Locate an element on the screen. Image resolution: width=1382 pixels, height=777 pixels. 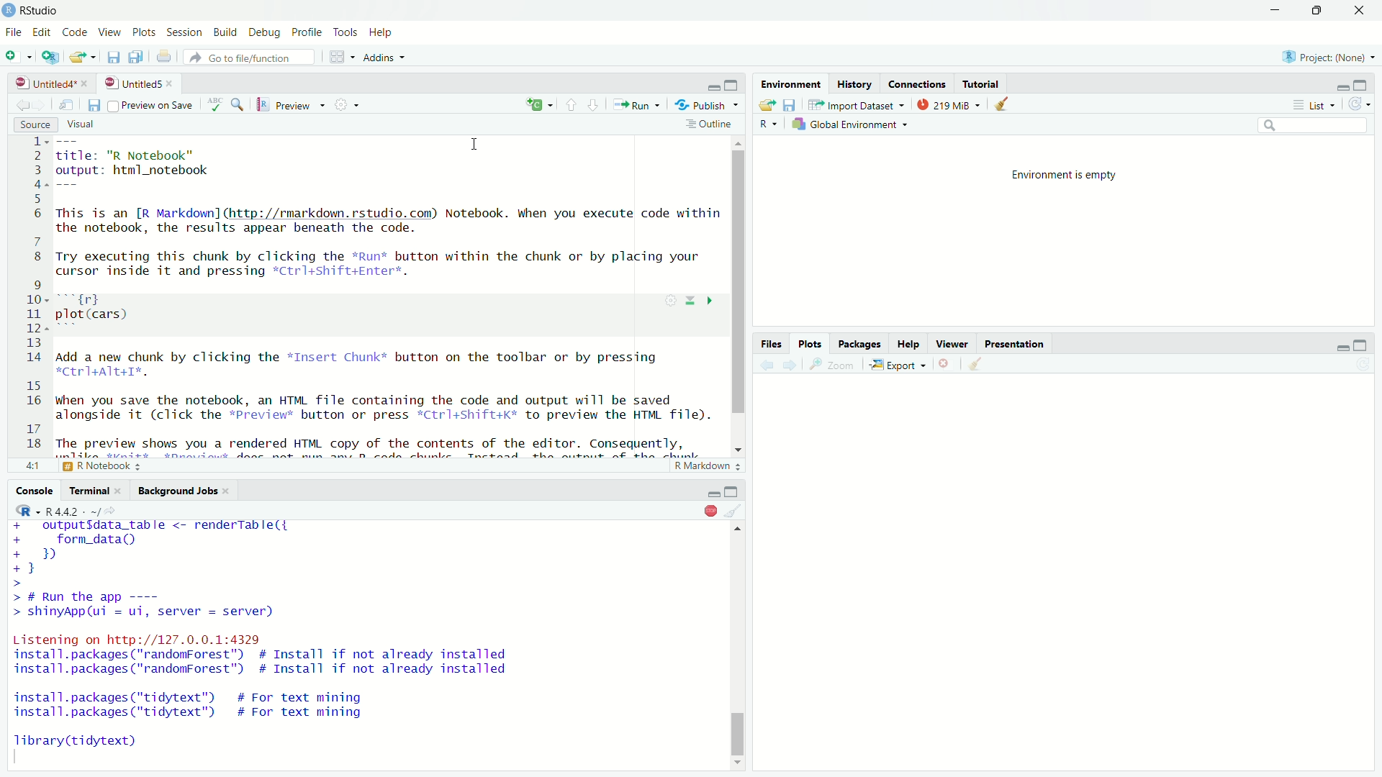
Help is located at coordinates (381, 32).